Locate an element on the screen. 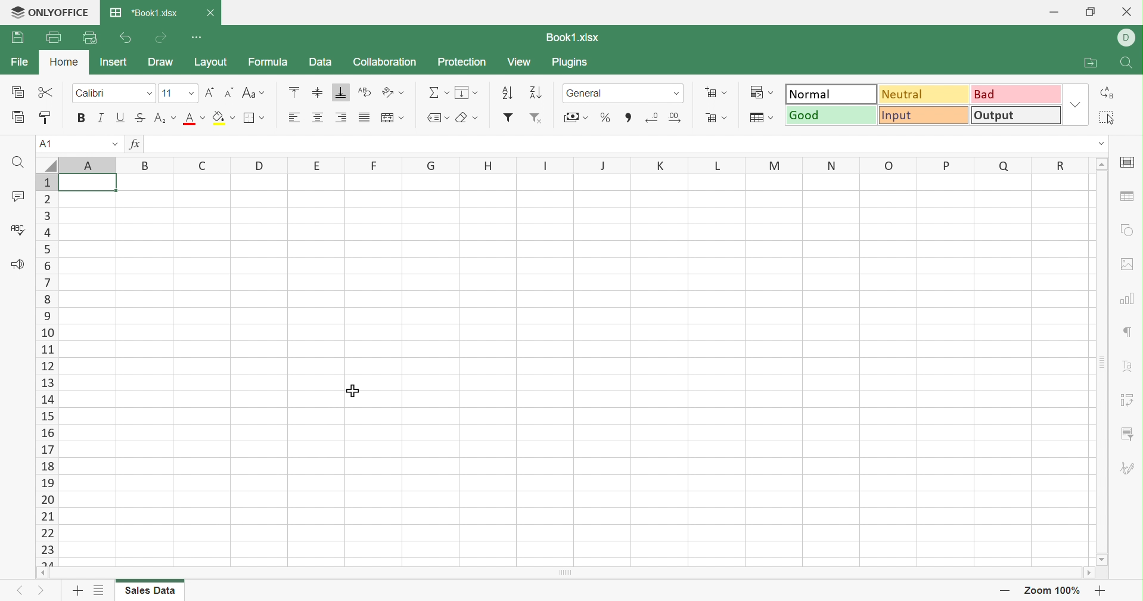 The height and width of the screenshot is (601, 1143). Orientation is located at coordinates (391, 92).